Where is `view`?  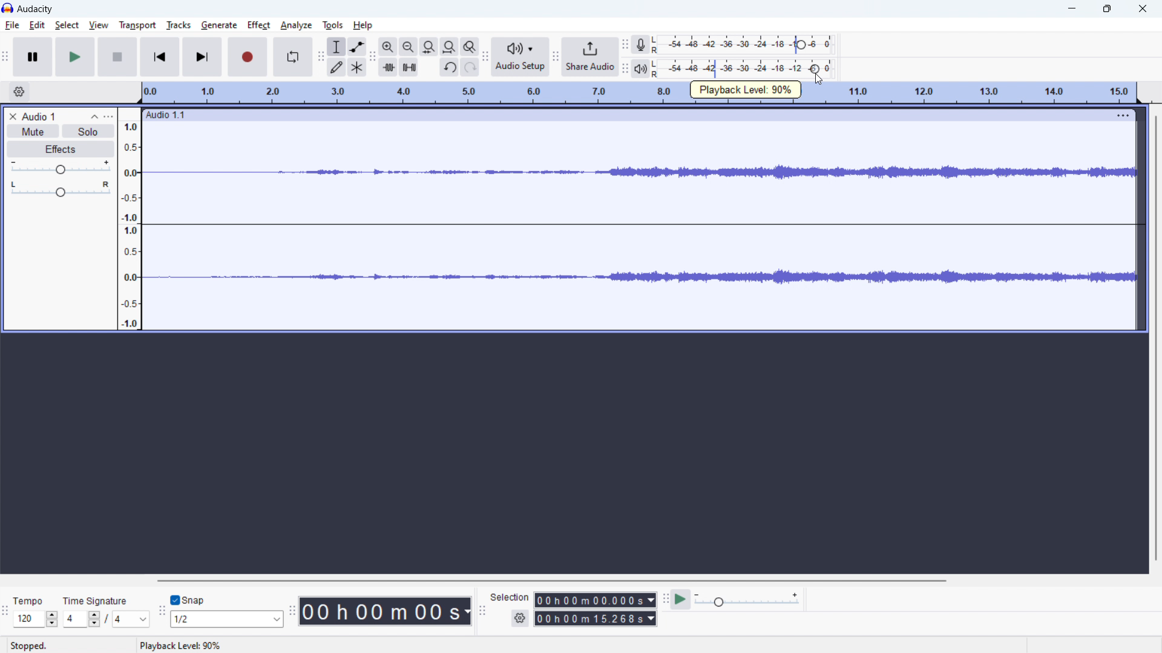 view is located at coordinates (99, 25).